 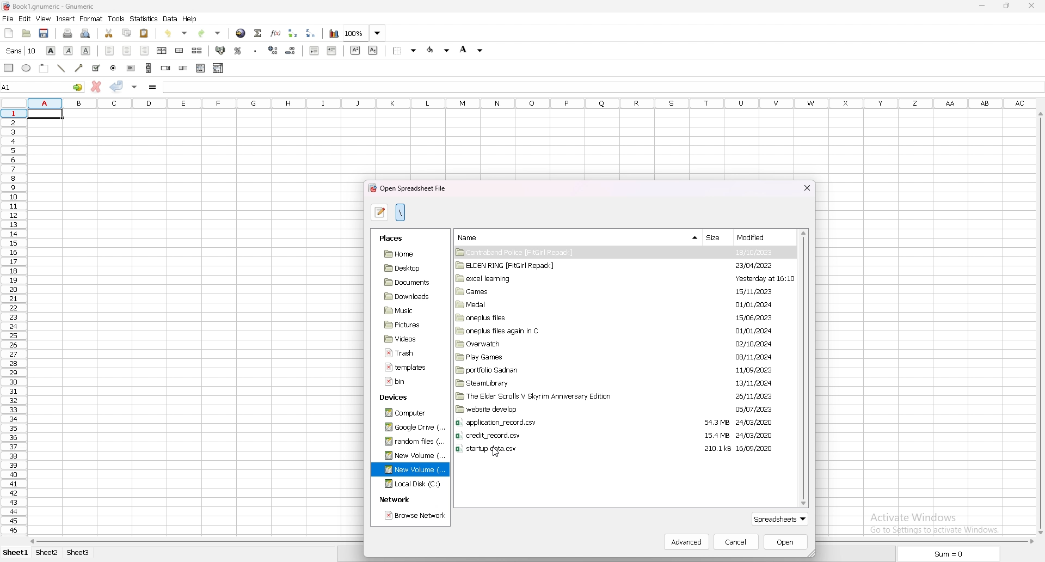 What do you see at coordinates (132, 69) in the screenshot?
I see `button` at bounding box center [132, 69].